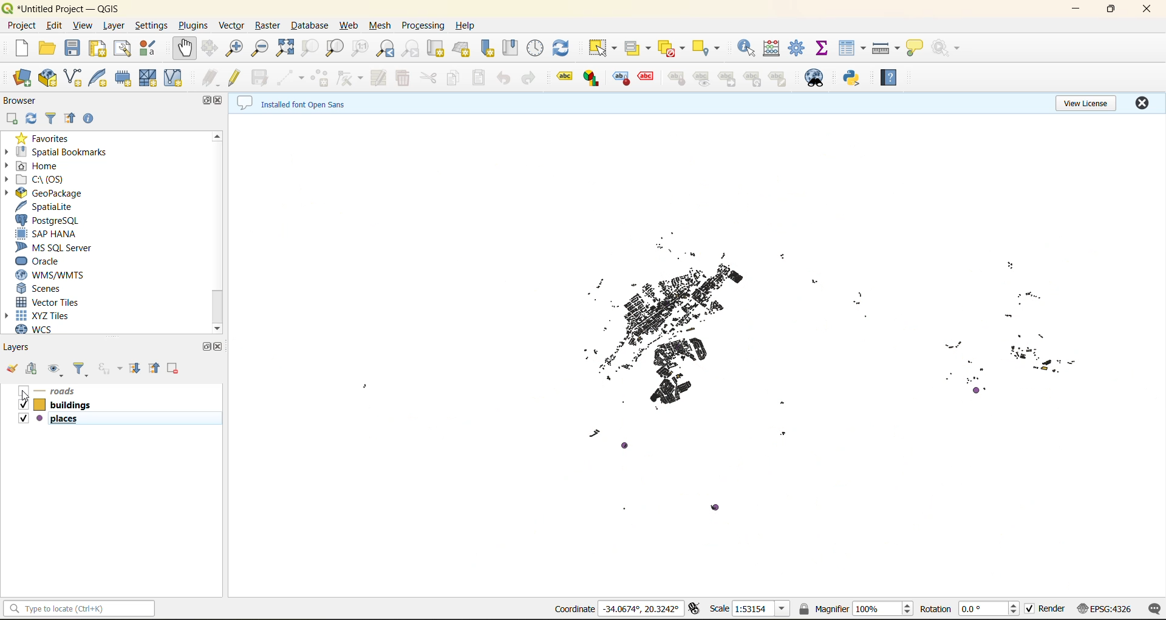 Image resolution: width=1166 pixels, height=620 pixels. Describe the element at coordinates (150, 50) in the screenshot. I see `style manager` at that location.